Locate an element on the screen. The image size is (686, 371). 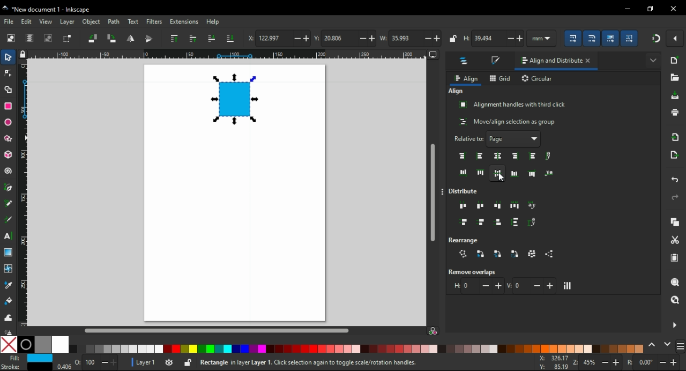
move objects as little as possible so that the bounding boxes do not overlap is located at coordinates (568, 286).